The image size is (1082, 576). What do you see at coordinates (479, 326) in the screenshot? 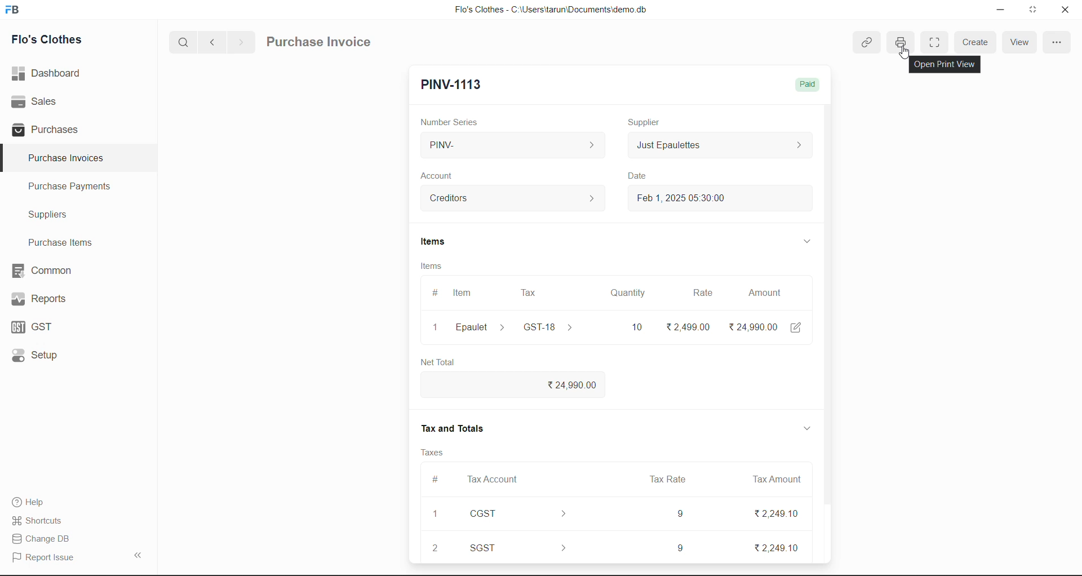
I see `Epaulet` at bounding box center [479, 326].